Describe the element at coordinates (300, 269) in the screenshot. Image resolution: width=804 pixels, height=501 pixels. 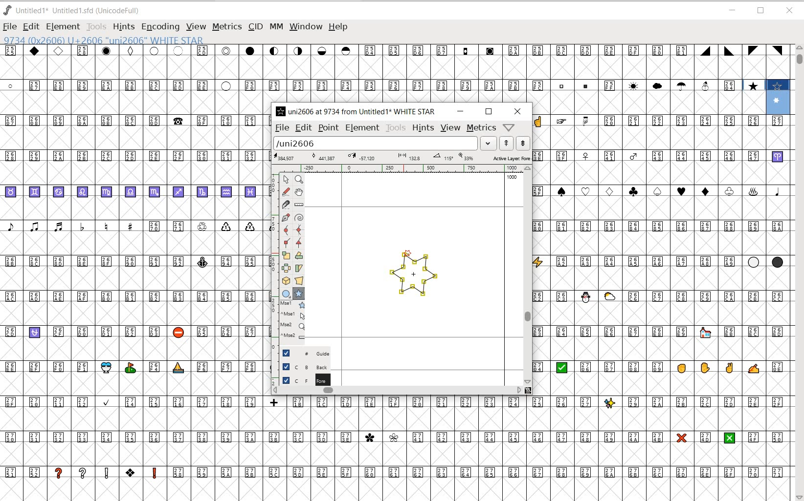
I see `SKEW THE SELECTION` at that location.